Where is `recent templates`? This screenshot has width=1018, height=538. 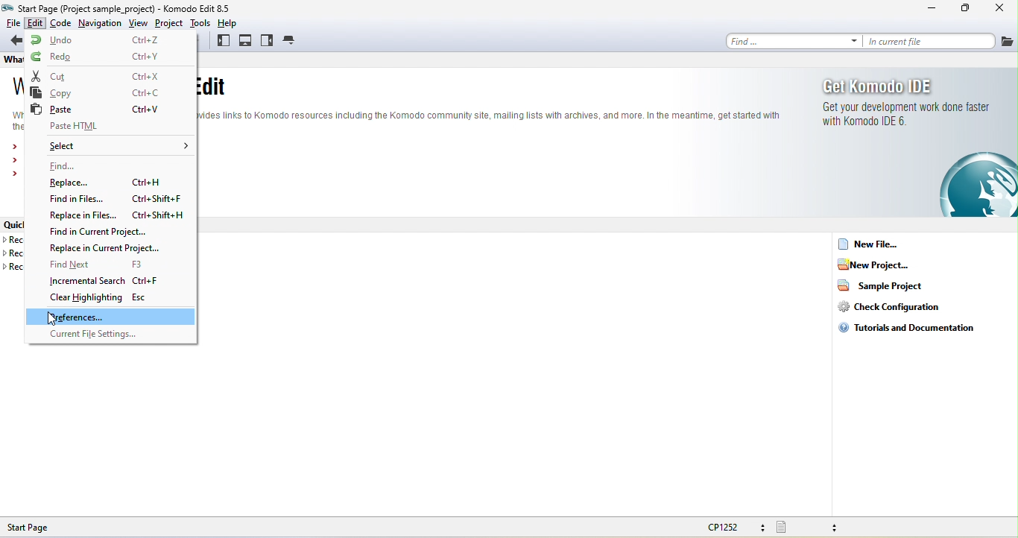 recent templates is located at coordinates (14, 268).